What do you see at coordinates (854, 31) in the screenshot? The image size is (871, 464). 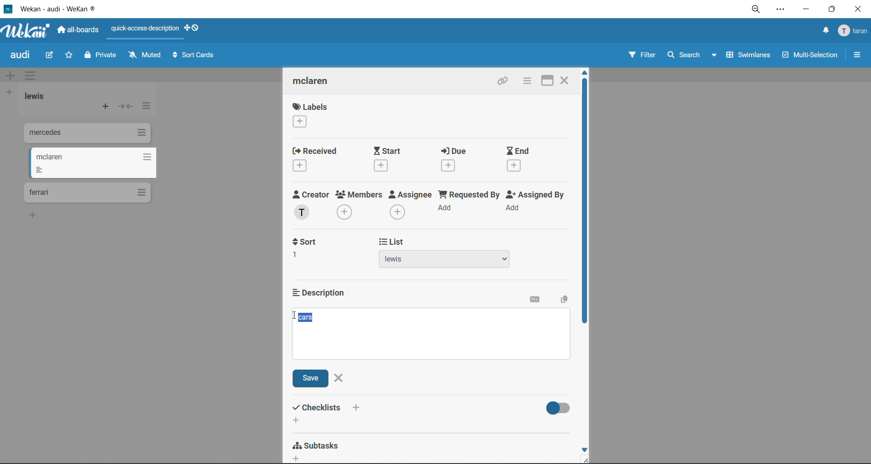 I see `menu` at bounding box center [854, 31].